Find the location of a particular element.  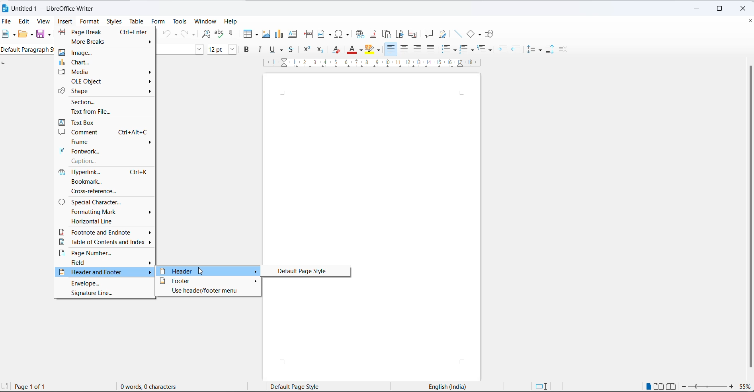

show track changes functions is located at coordinates (443, 35).